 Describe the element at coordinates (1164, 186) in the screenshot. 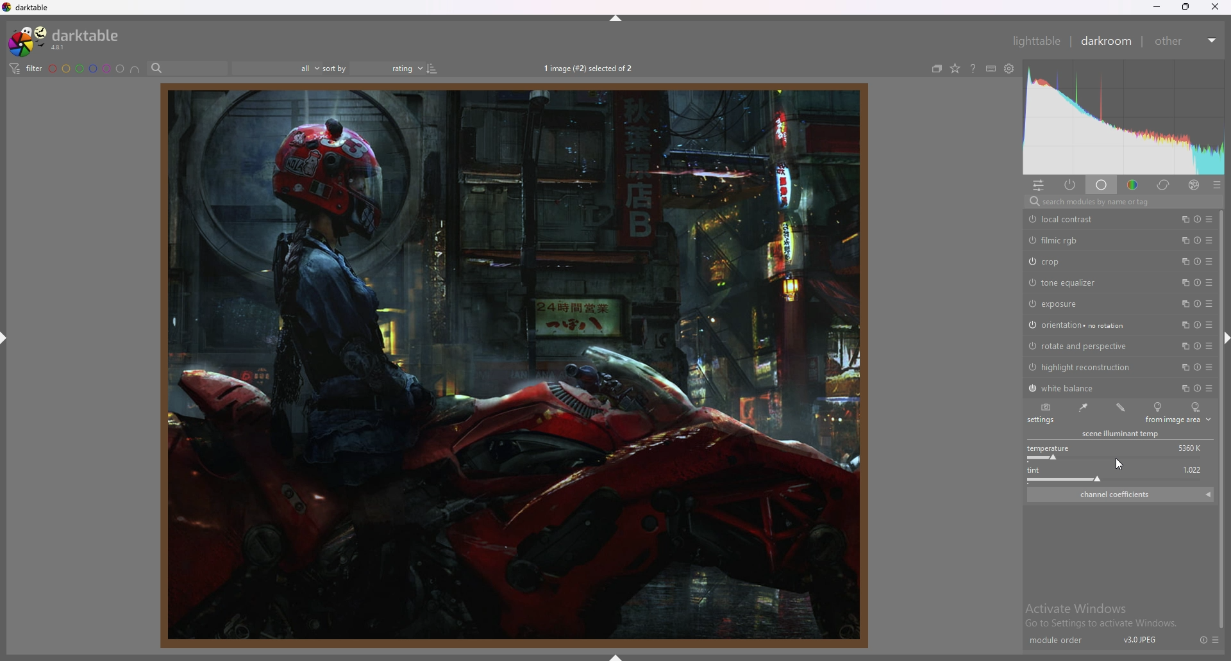

I see `correct` at that location.